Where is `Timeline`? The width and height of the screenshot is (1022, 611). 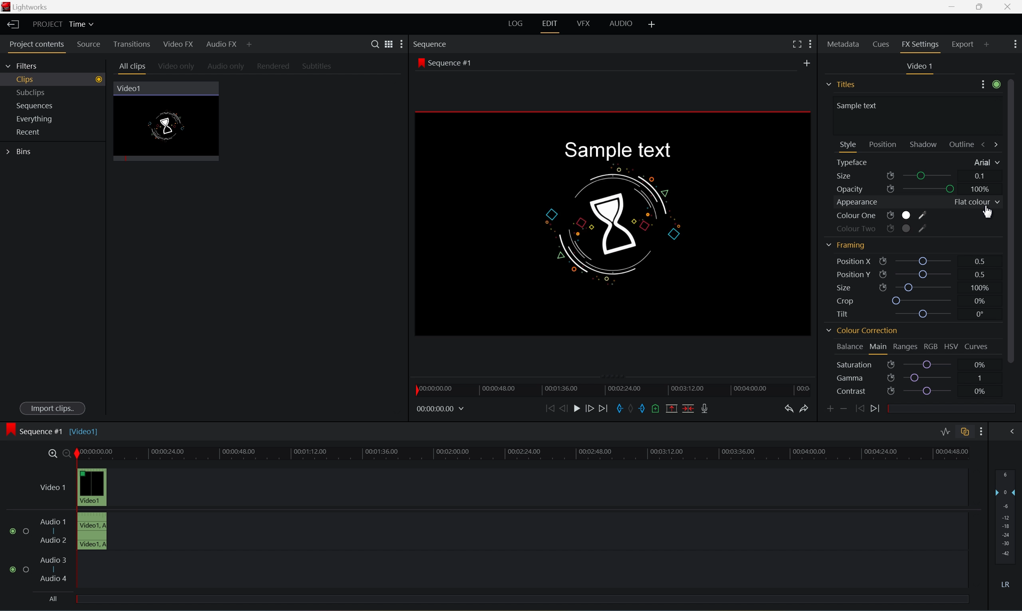
Timeline is located at coordinates (523, 452).